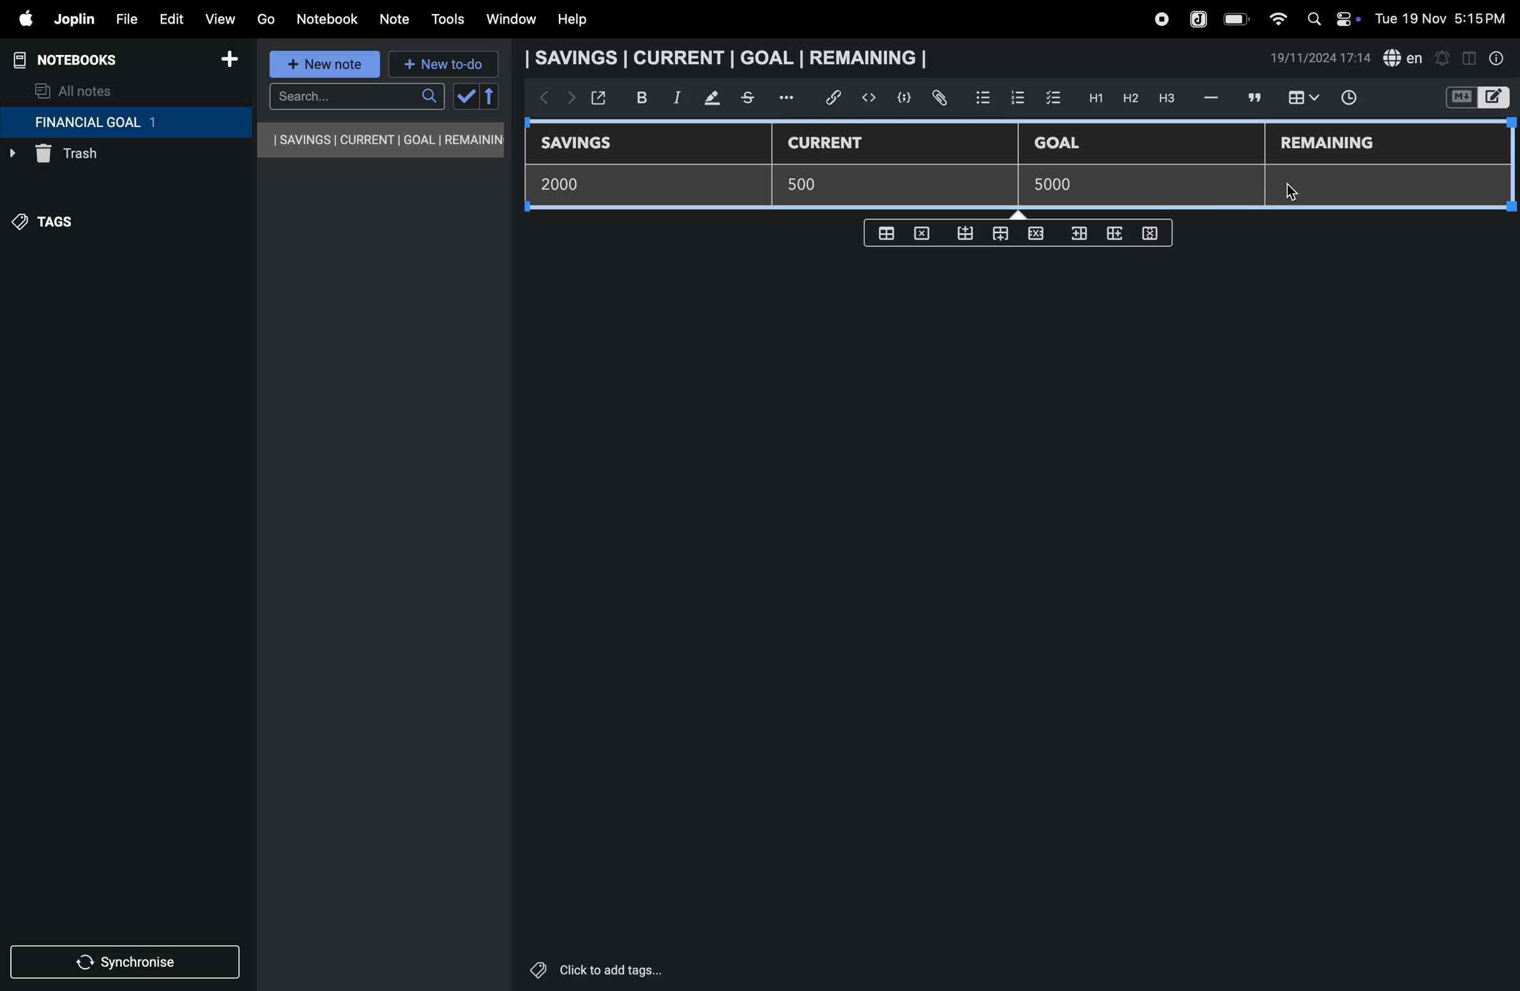  Describe the element at coordinates (382, 140) in the screenshot. I see `savings current goal remaining` at that location.